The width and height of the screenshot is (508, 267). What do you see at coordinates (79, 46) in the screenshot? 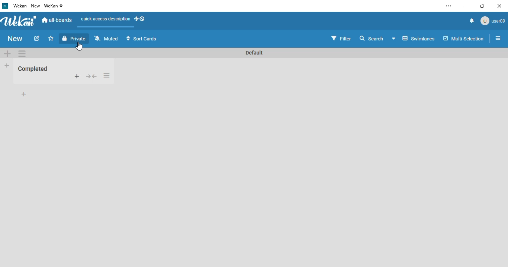
I see `cursor` at bounding box center [79, 46].